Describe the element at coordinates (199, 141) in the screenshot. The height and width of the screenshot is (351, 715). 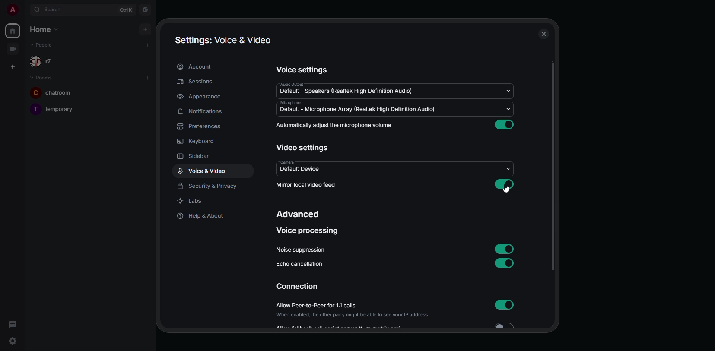
I see `keyboard` at that location.